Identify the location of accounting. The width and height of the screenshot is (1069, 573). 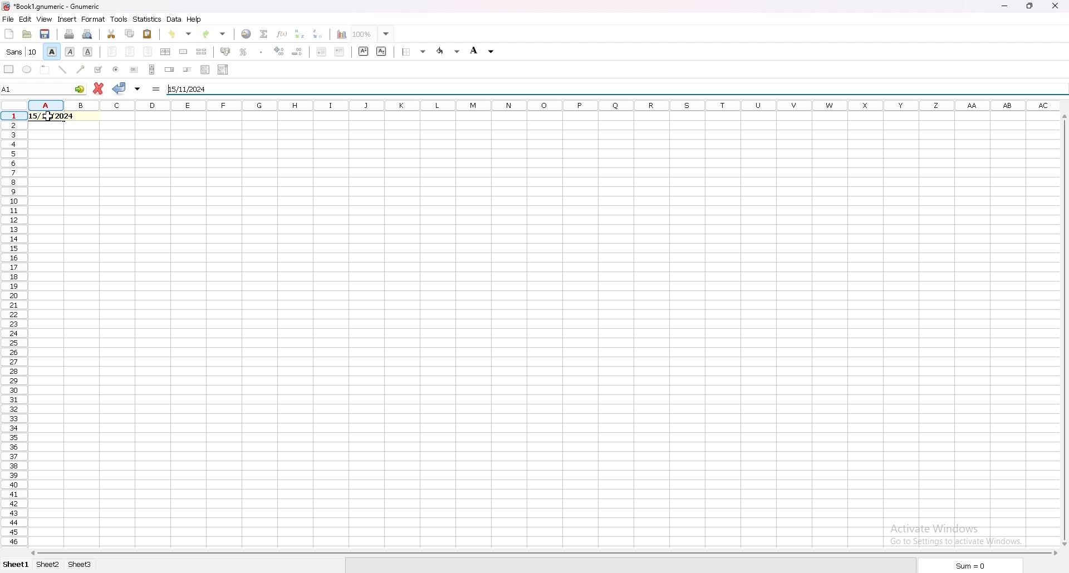
(227, 52).